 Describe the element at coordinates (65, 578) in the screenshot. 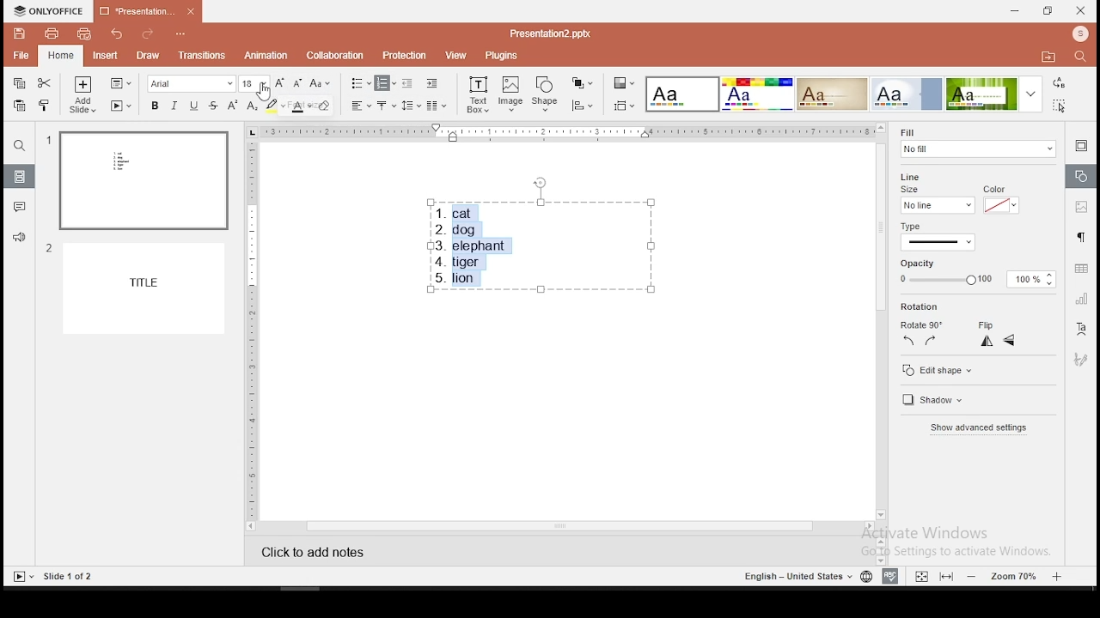

I see `slide 1 of 2` at that location.